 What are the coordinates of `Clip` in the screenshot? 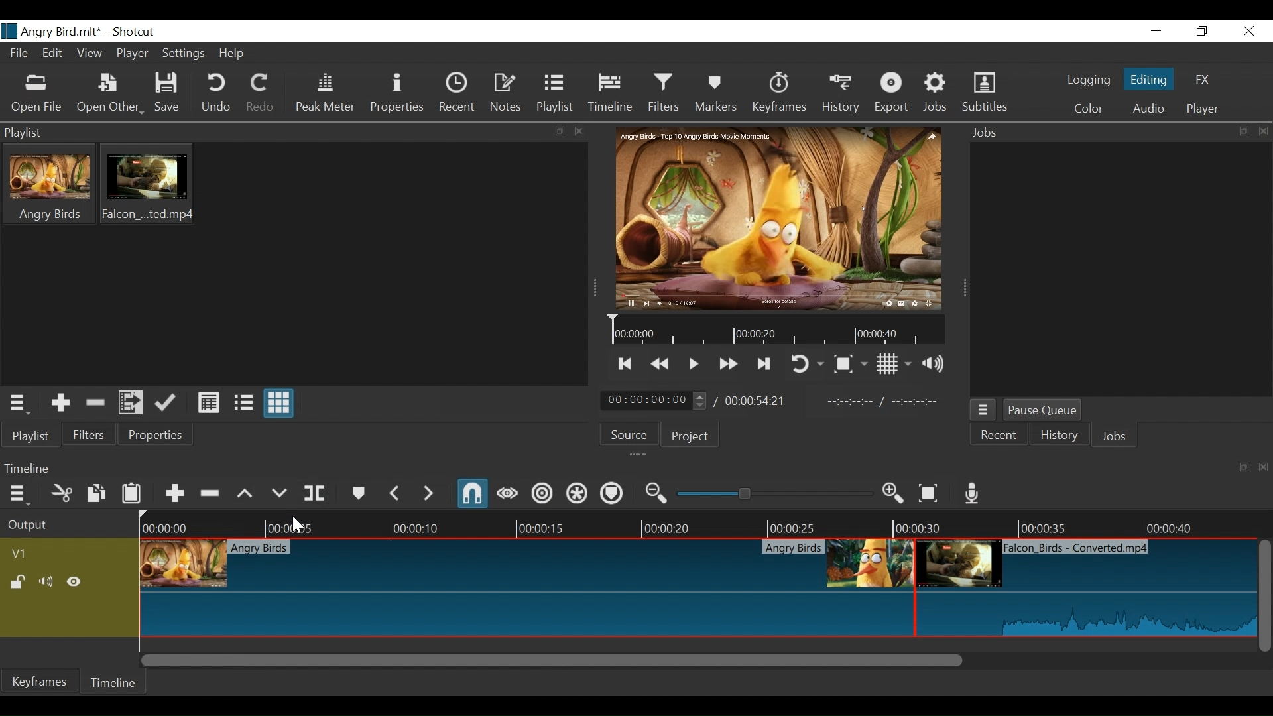 It's located at (1087, 587).